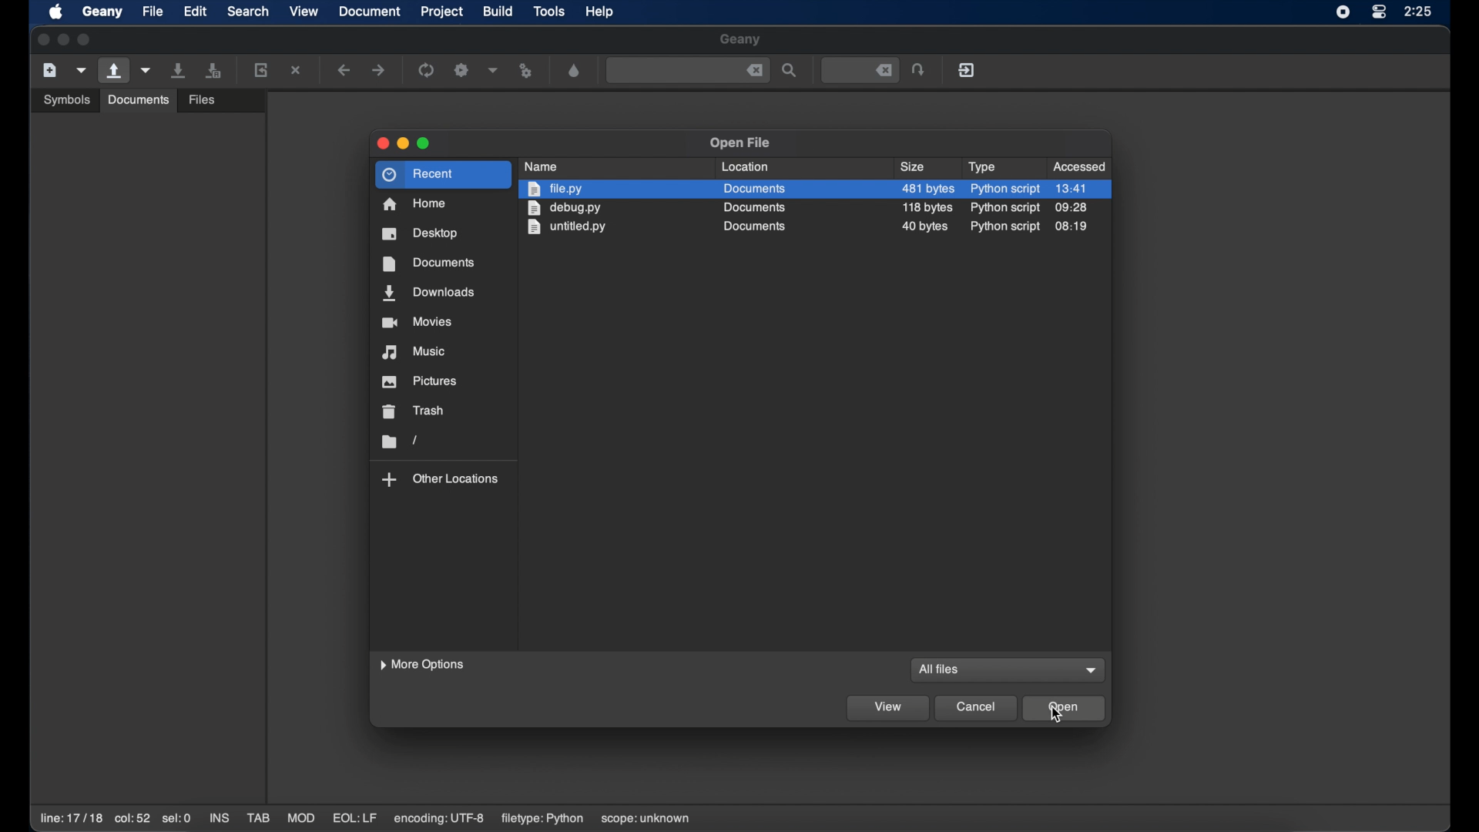 Image resolution: width=1479 pixels, height=832 pixels. Describe the element at coordinates (70, 819) in the screenshot. I see `line: 17/18` at that location.